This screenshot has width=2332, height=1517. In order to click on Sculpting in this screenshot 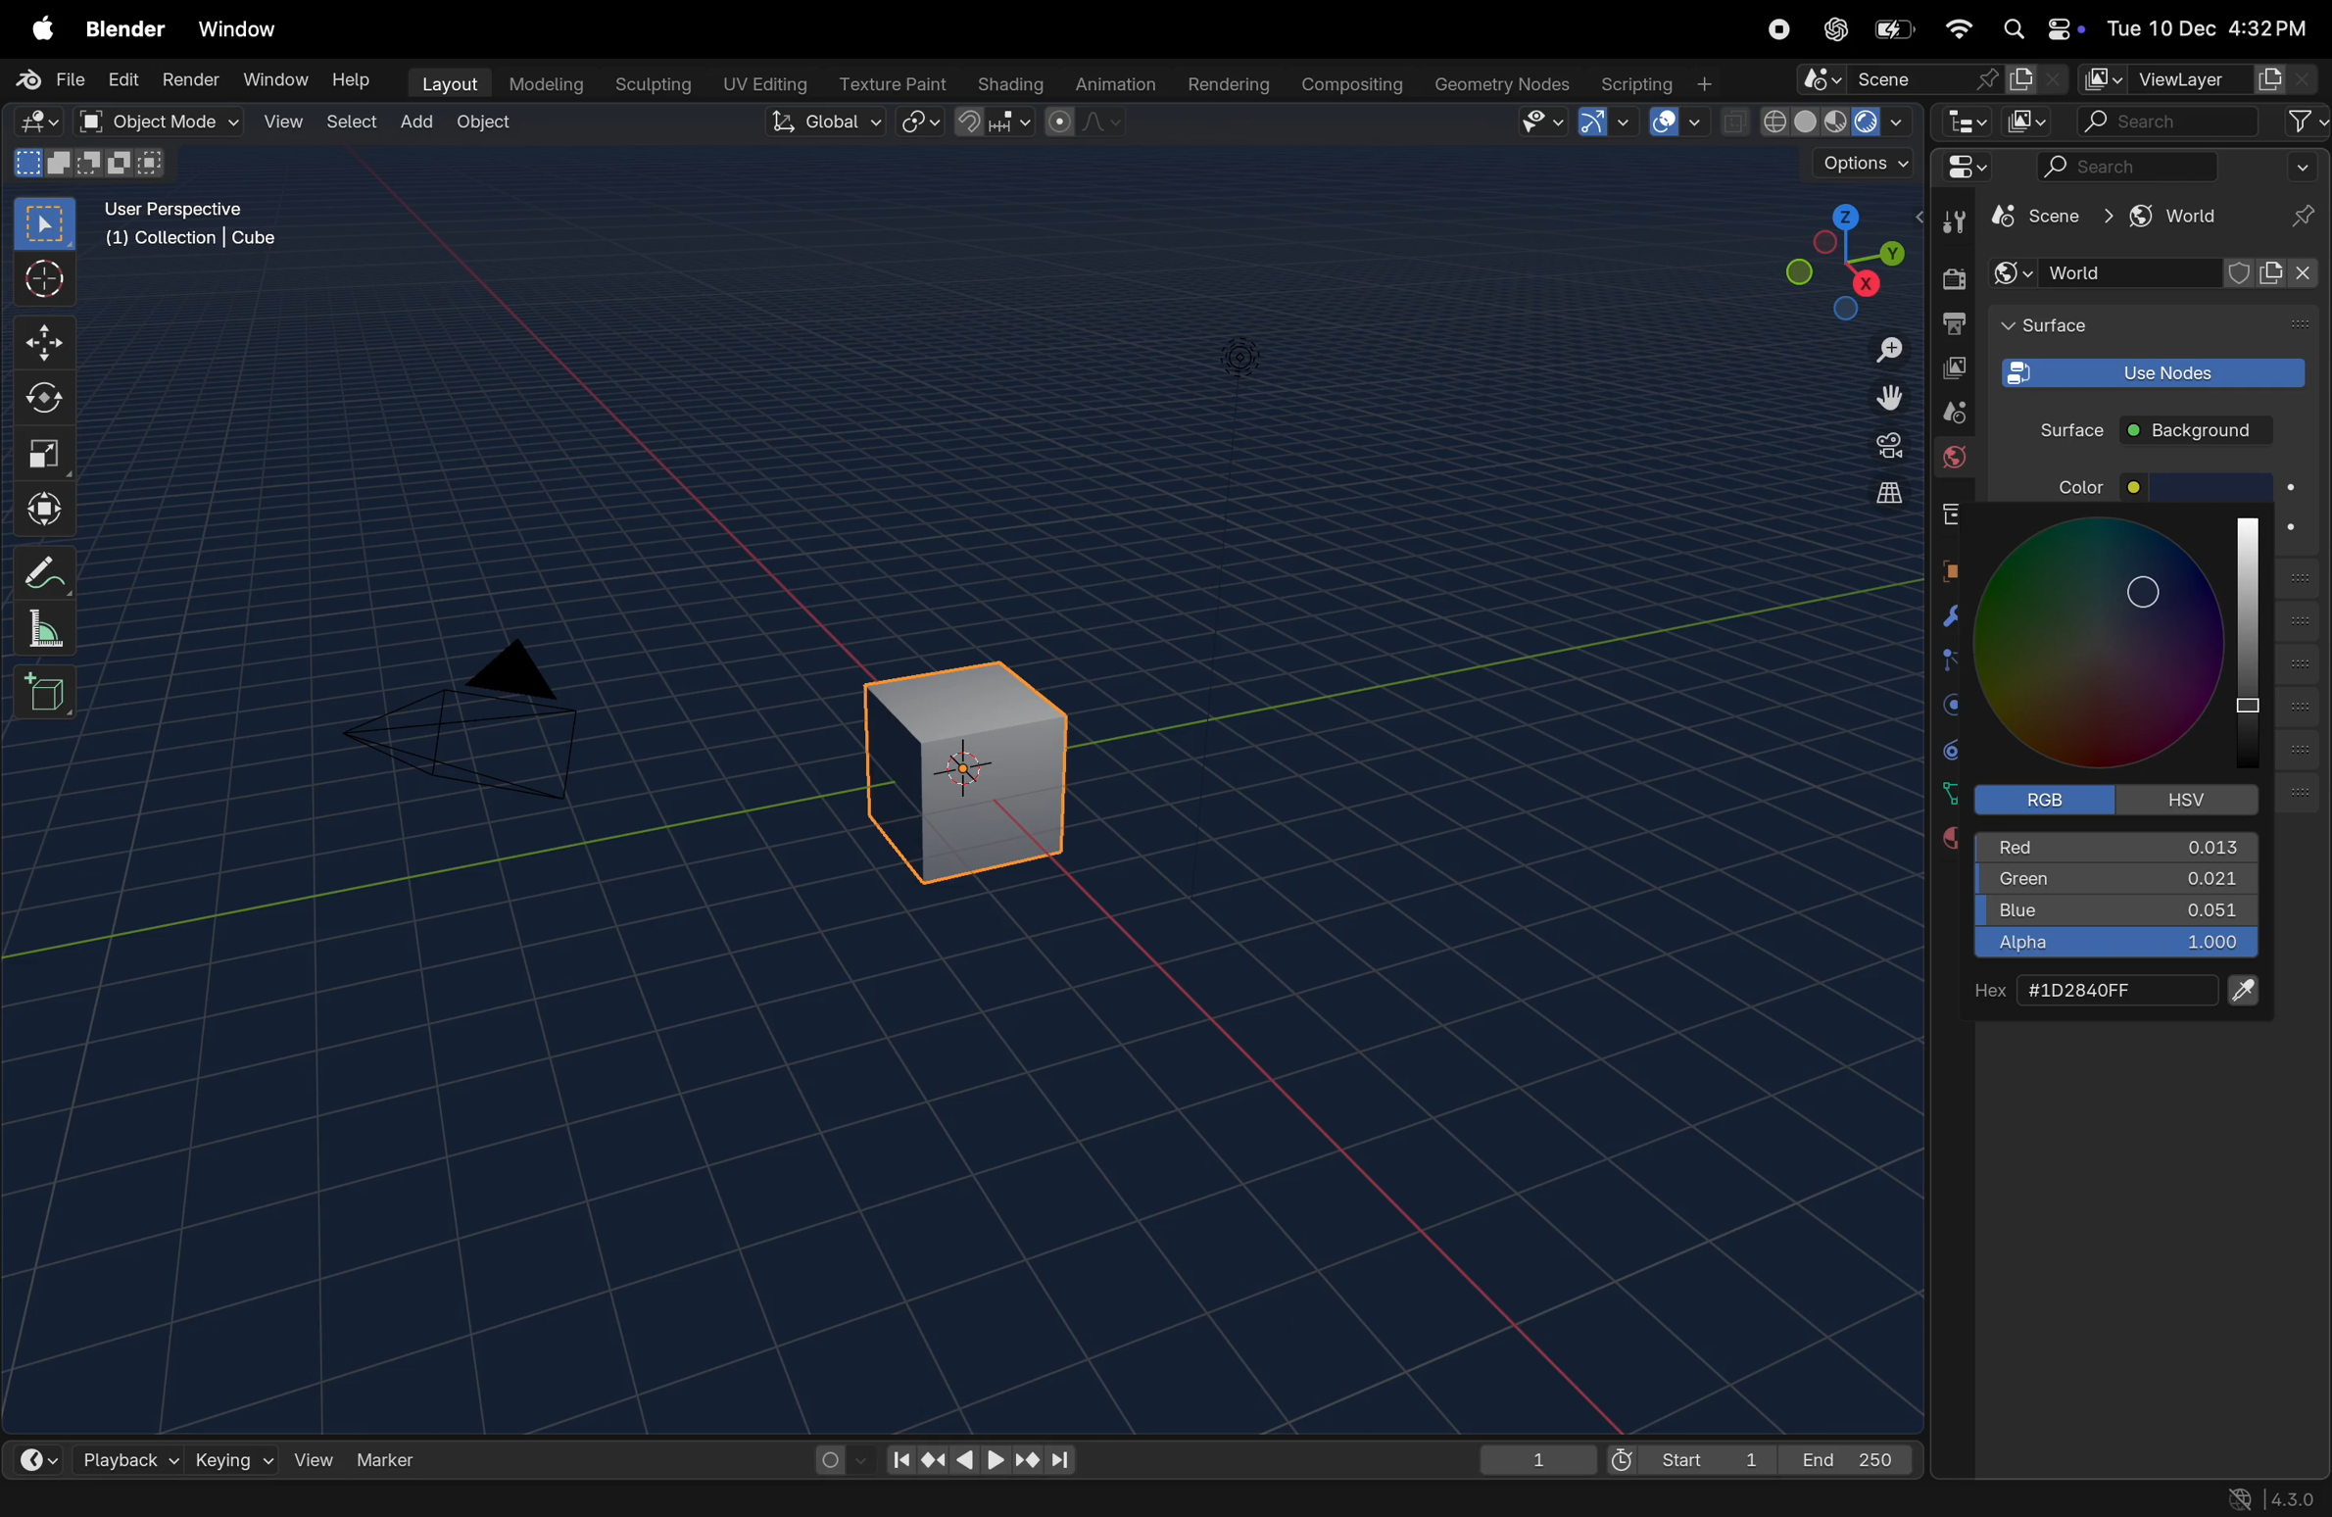, I will do `click(648, 84)`.